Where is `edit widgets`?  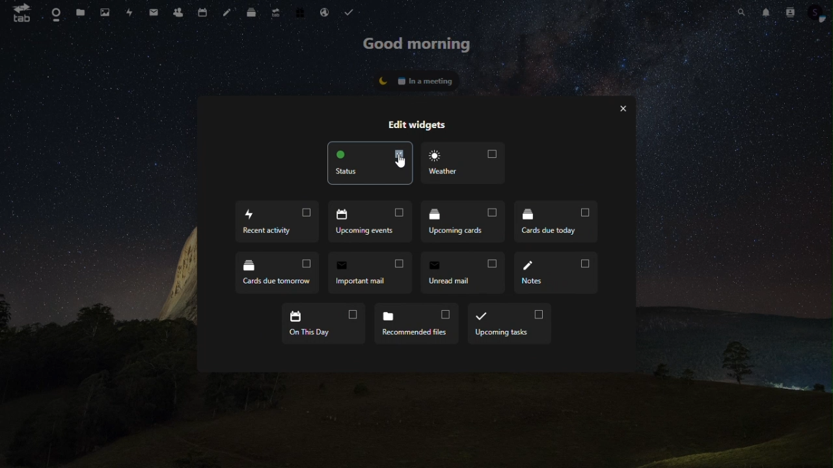
edit widgets is located at coordinates (420, 123).